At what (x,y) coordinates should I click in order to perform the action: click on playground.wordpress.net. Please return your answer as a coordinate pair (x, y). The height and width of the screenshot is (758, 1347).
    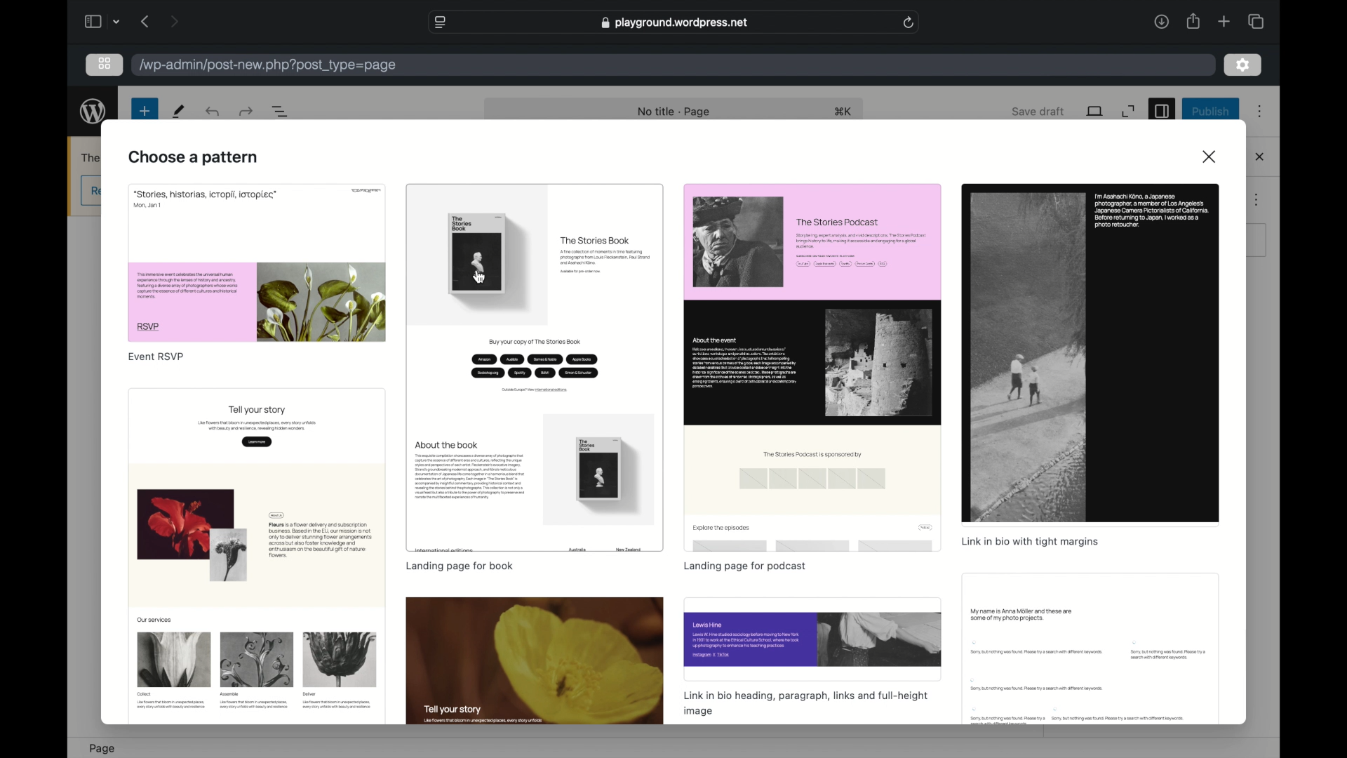
    Looking at the image, I should click on (676, 22).